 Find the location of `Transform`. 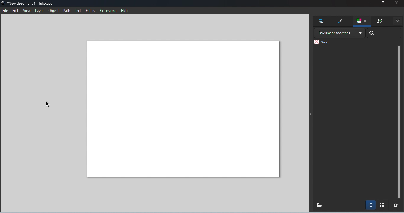

Transform is located at coordinates (380, 21).